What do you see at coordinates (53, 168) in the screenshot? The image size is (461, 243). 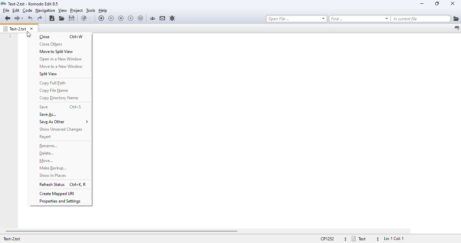 I see `make backup` at bounding box center [53, 168].